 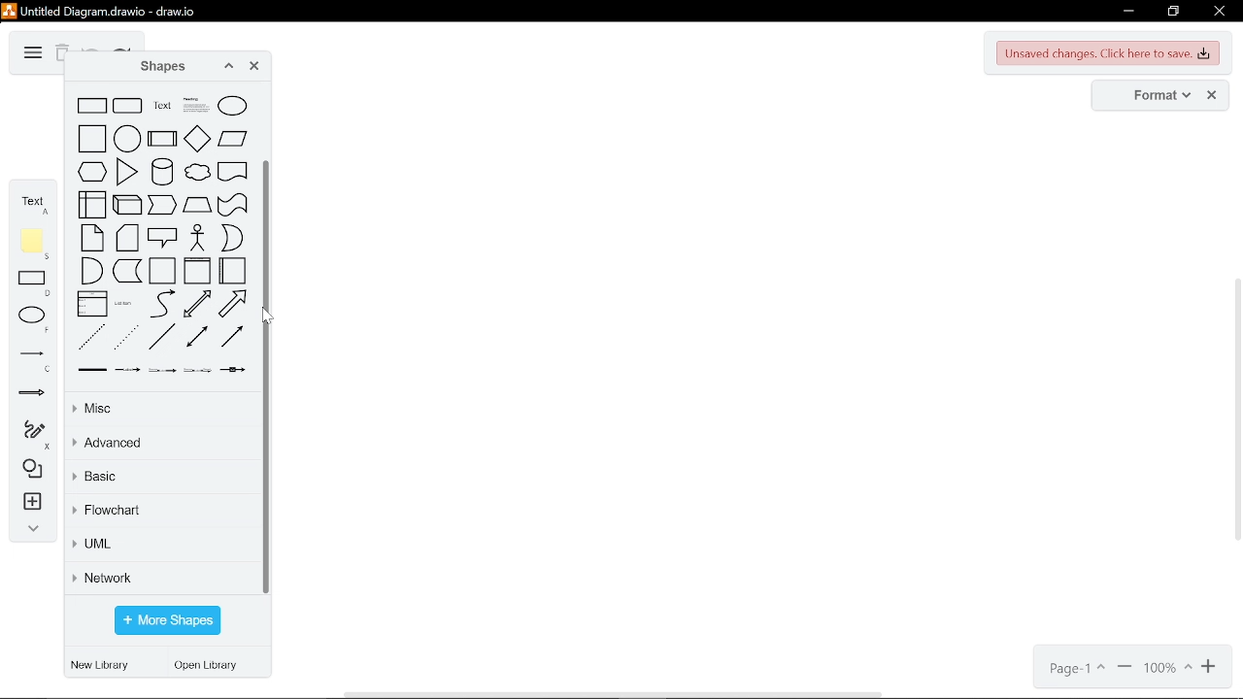 What do you see at coordinates (162, 106) in the screenshot?
I see `text` at bounding box center [162, 106].